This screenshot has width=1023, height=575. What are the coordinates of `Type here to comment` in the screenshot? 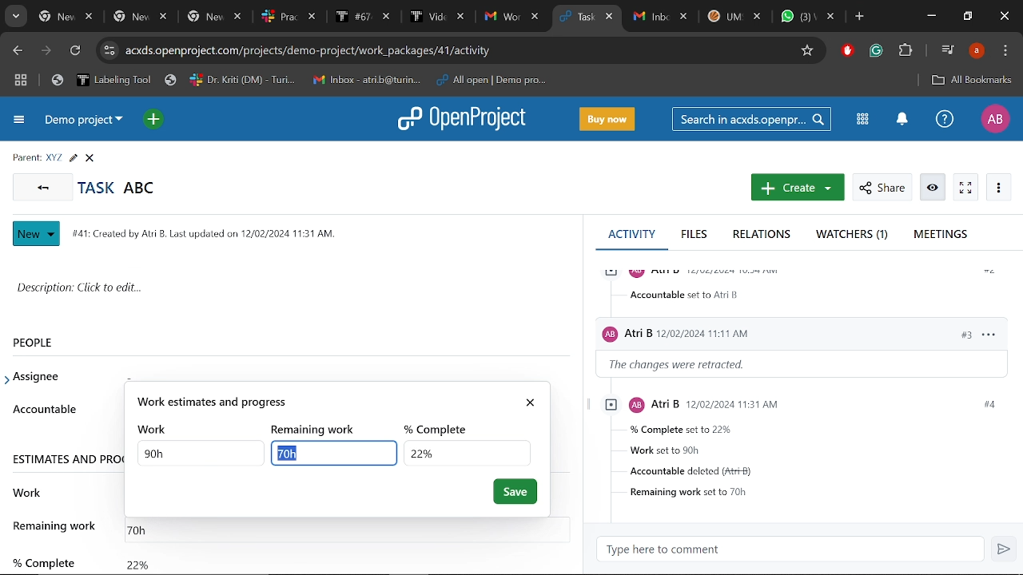 It's located at (795, 549).